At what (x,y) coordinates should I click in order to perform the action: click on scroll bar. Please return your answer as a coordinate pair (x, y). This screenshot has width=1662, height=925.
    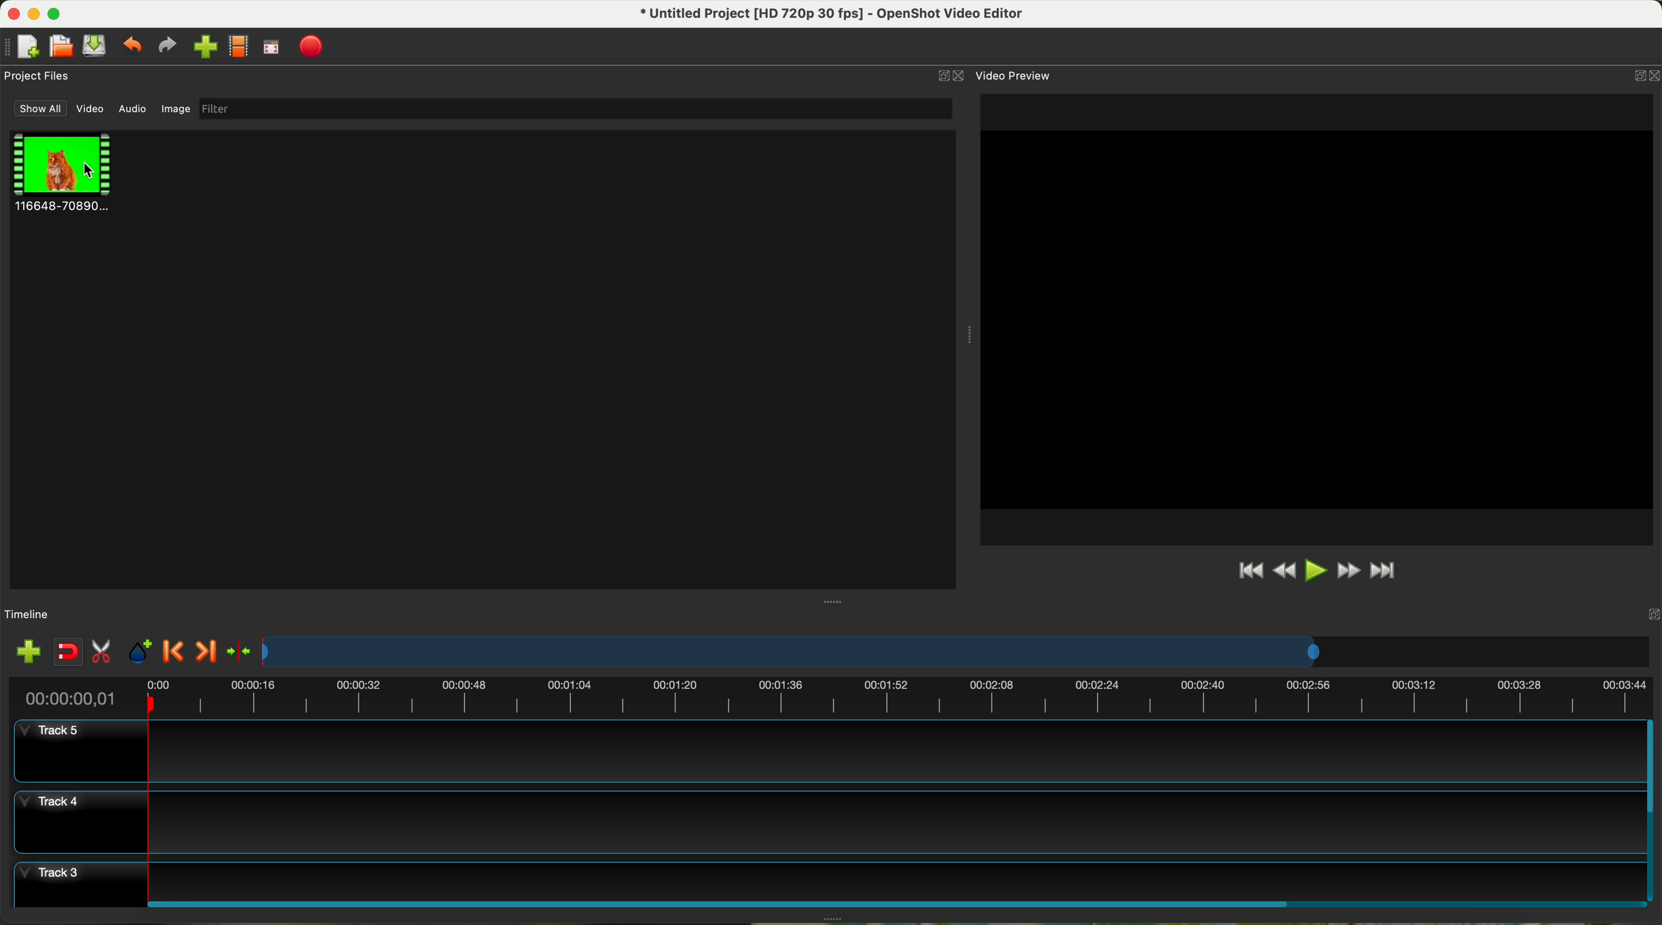
    Looking at the image, I should click on (1652, 810).